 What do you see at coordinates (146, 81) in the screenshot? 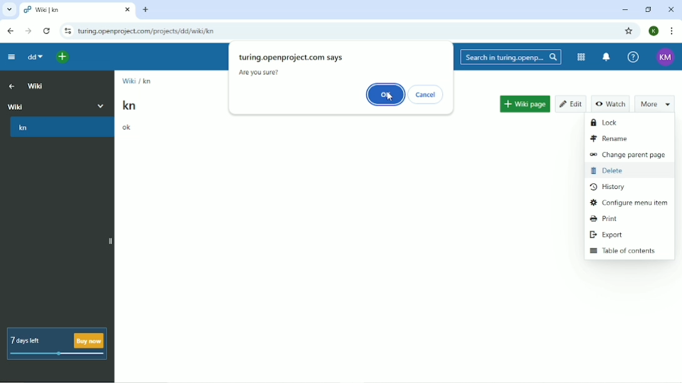
I see `kn` at bounding box center [146, 81].